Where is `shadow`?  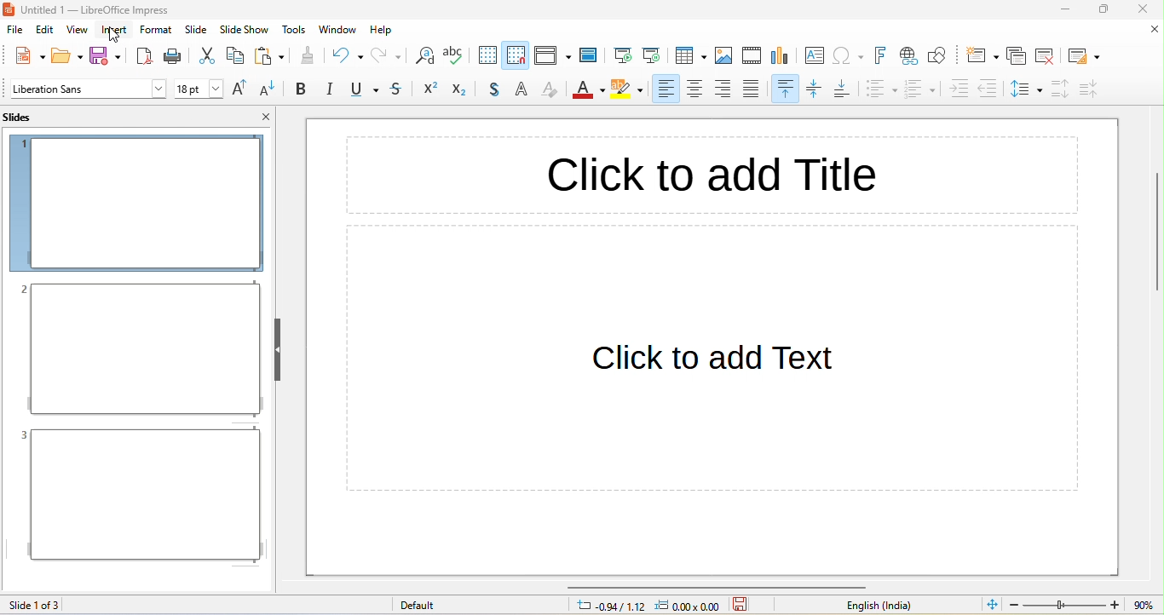
shadow is located at coordinates (497, 90).